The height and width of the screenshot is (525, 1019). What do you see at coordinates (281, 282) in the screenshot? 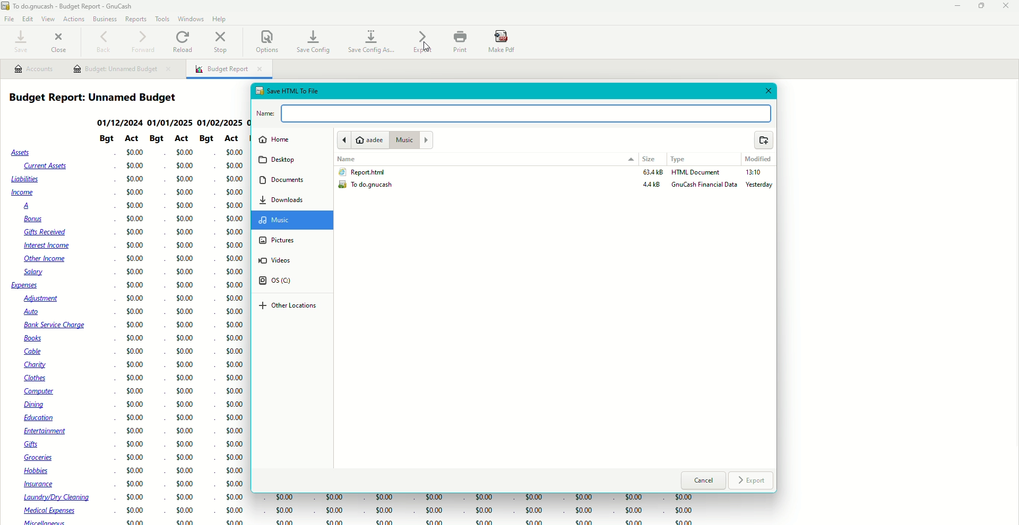
I see `OS` at bounding box center [281, 282].